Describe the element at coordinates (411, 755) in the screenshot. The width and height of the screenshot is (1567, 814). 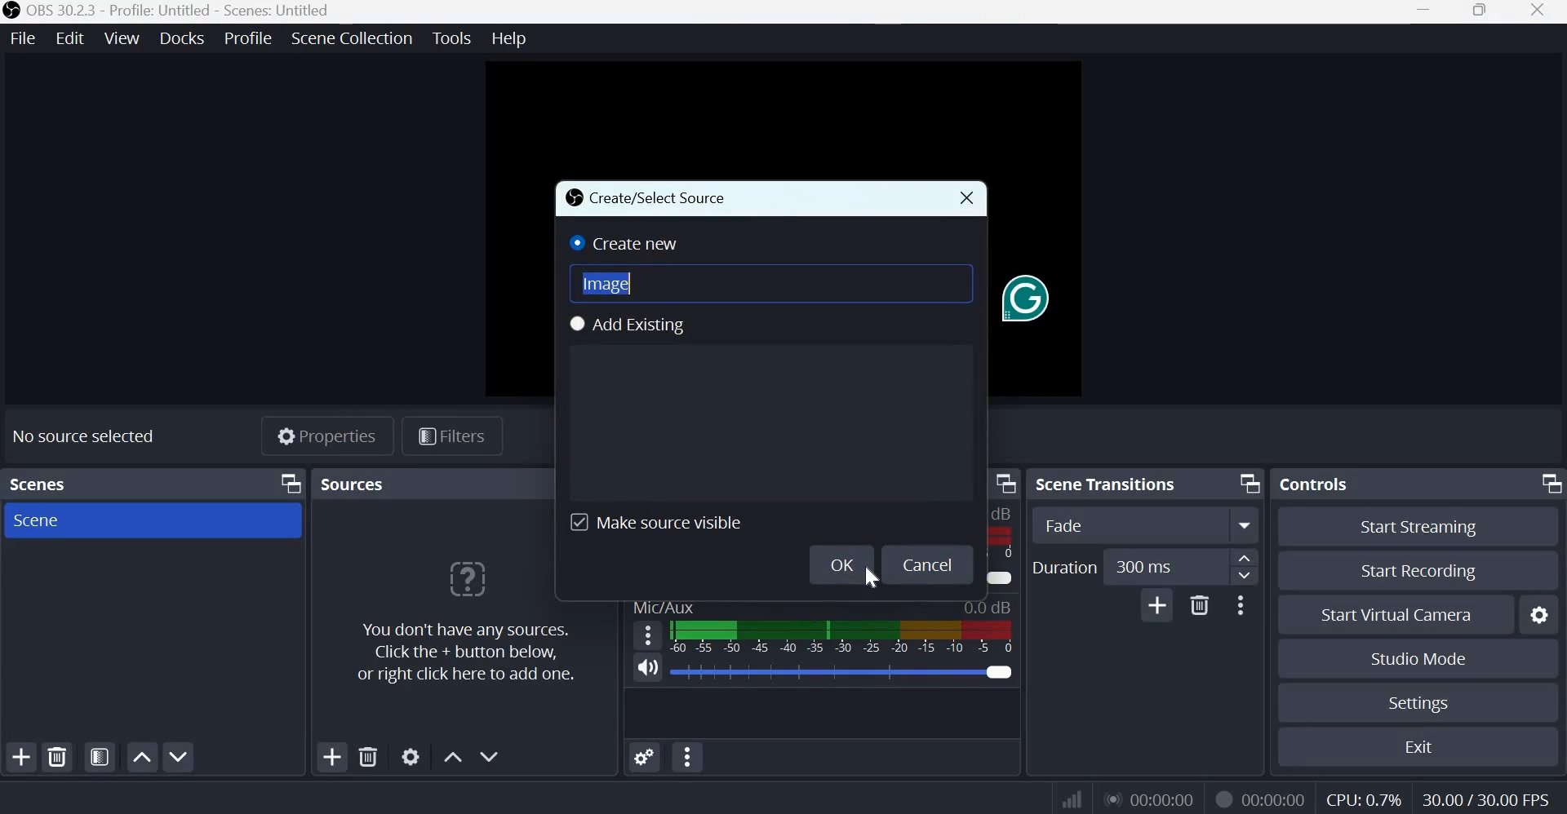
I see `Open source properties` at that location.